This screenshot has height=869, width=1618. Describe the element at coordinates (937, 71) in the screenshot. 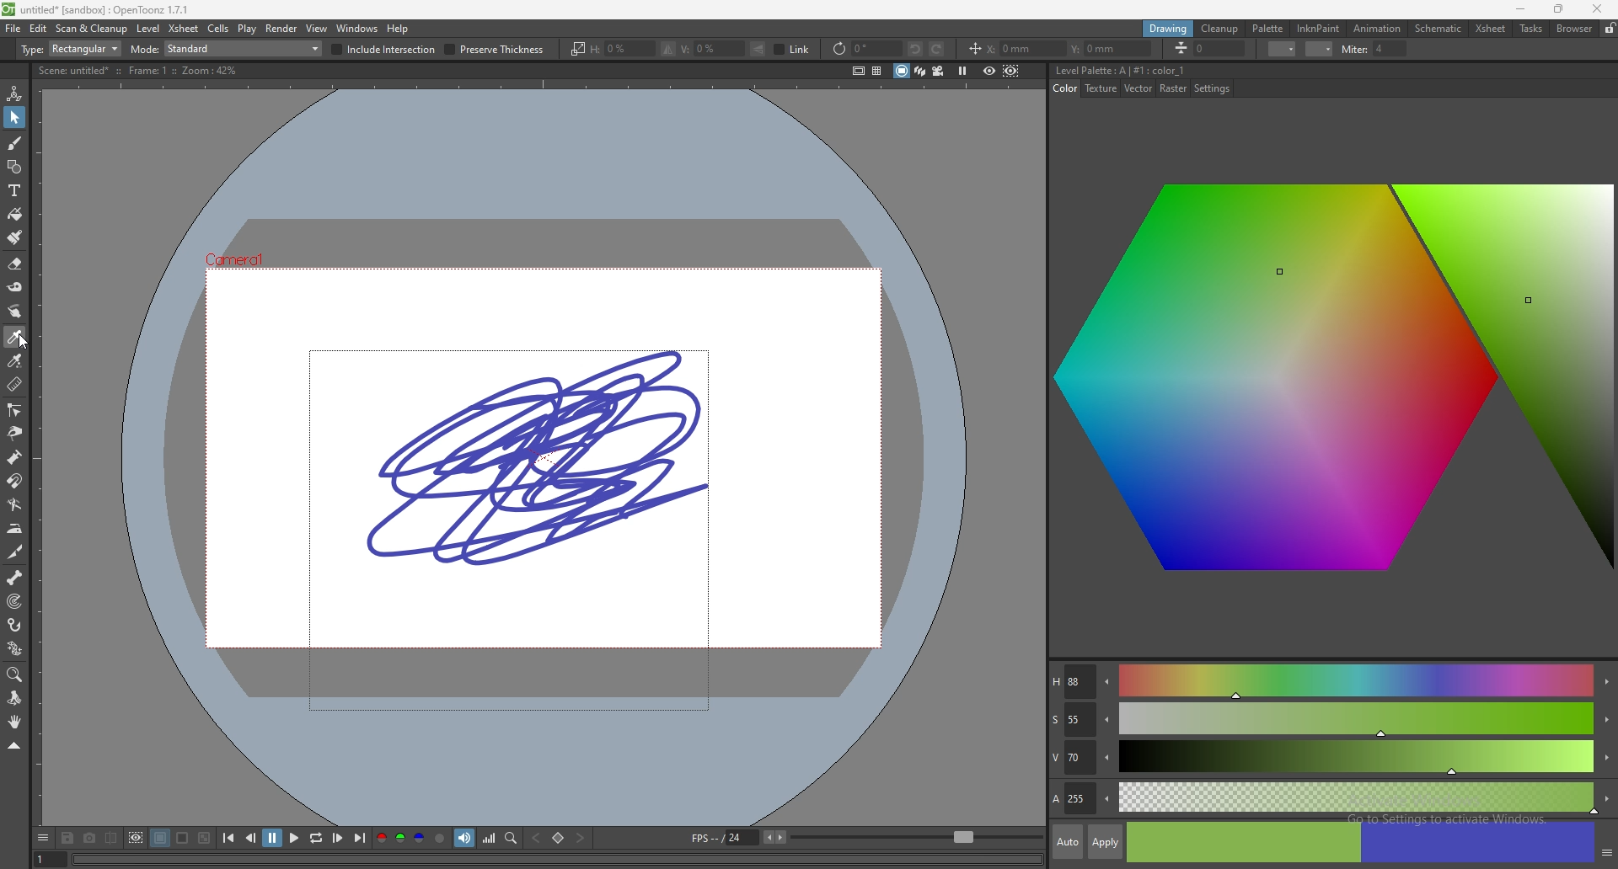

I see `camera view` at that location.